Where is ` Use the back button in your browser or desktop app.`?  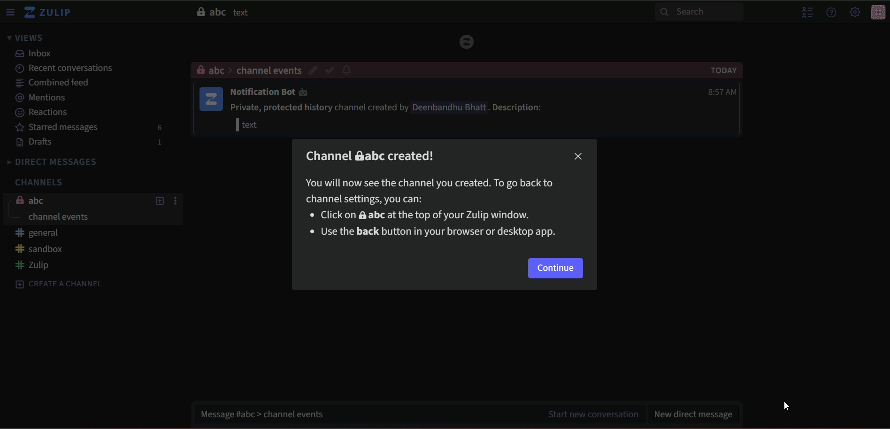  Use the back button in your browser or desktop app. is located at coordinates (432, 233).